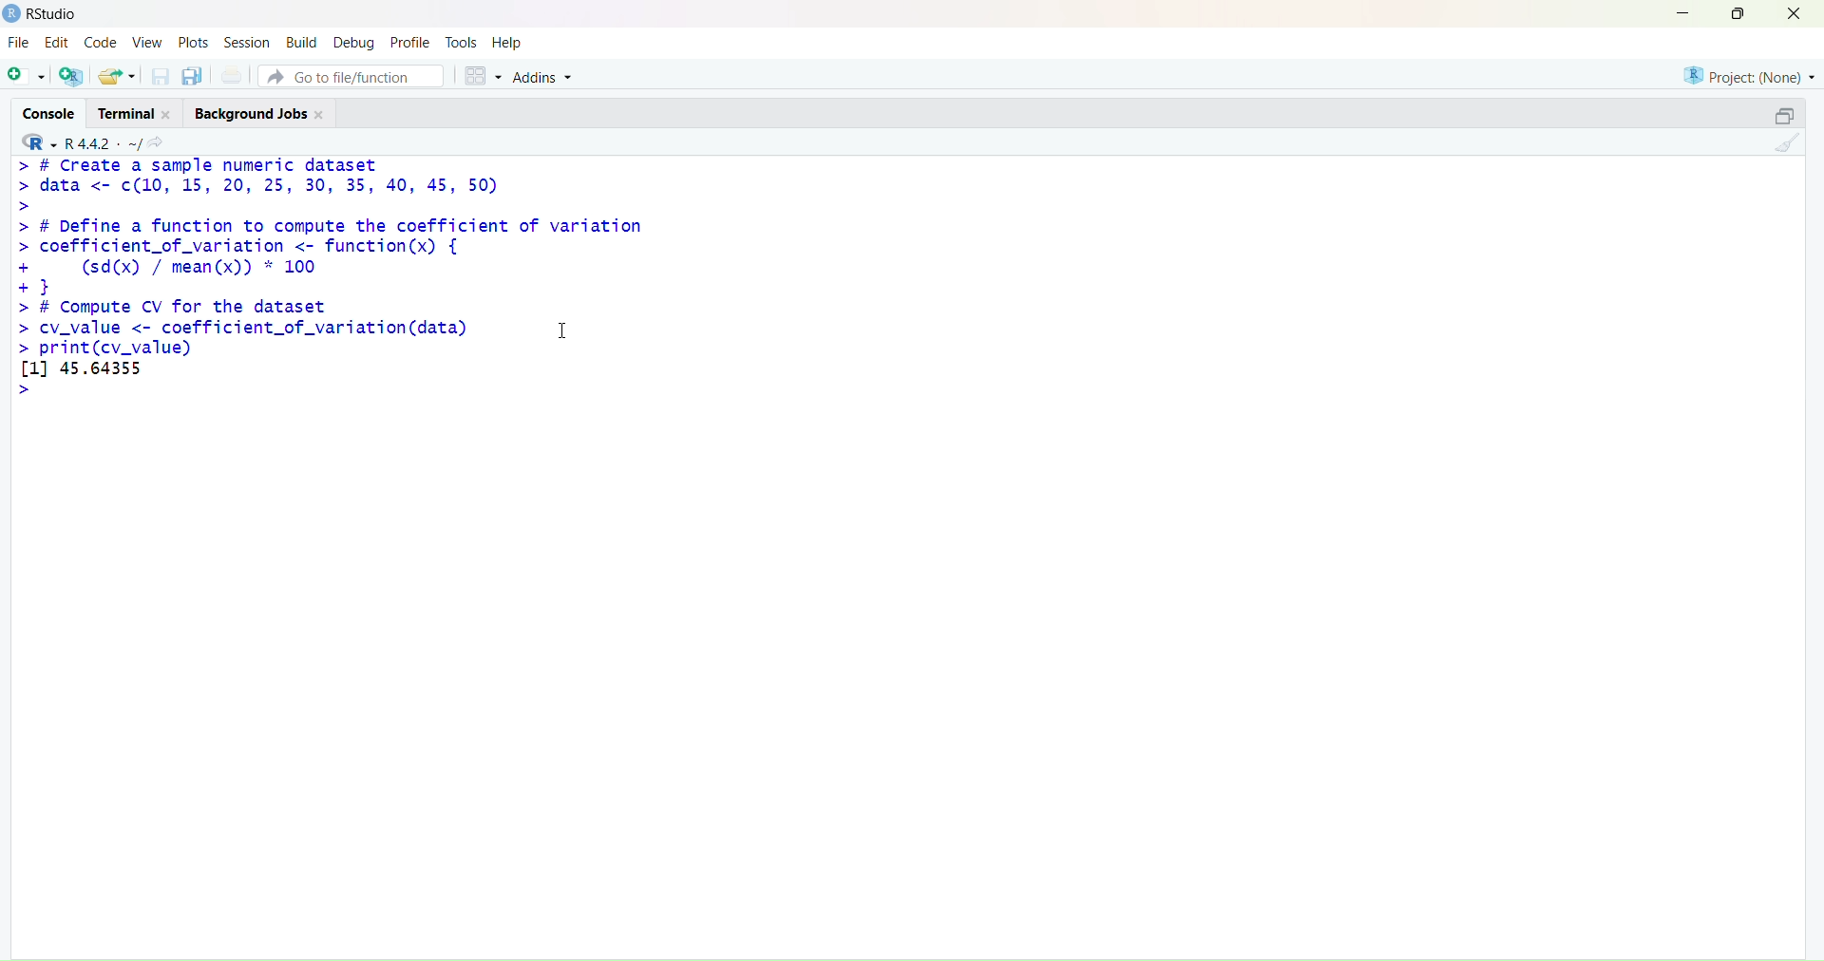 The width and height of the screenshot is (1824, 961). I want to click on open in separate window , so click(1784, 115).